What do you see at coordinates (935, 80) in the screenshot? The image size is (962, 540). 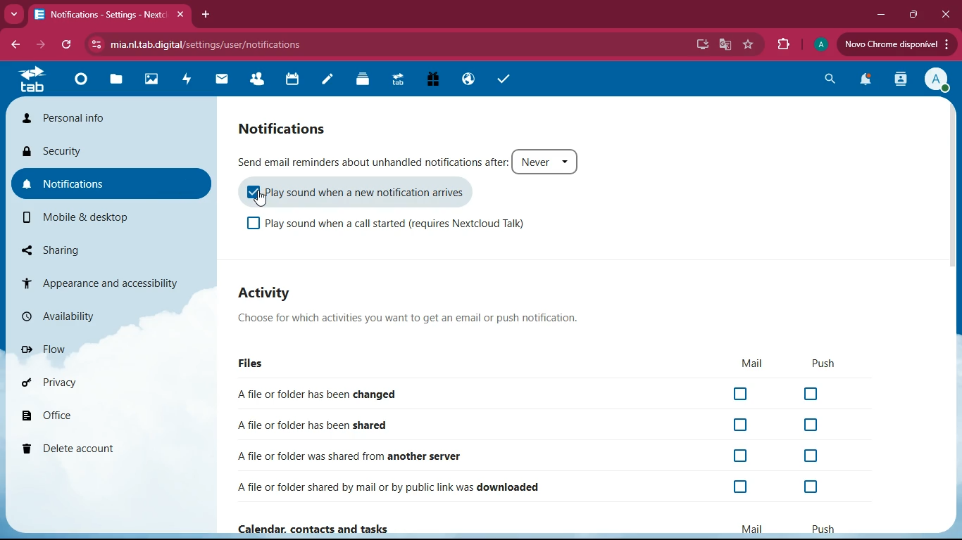 I see `profile` at bounding box center [935, 80].